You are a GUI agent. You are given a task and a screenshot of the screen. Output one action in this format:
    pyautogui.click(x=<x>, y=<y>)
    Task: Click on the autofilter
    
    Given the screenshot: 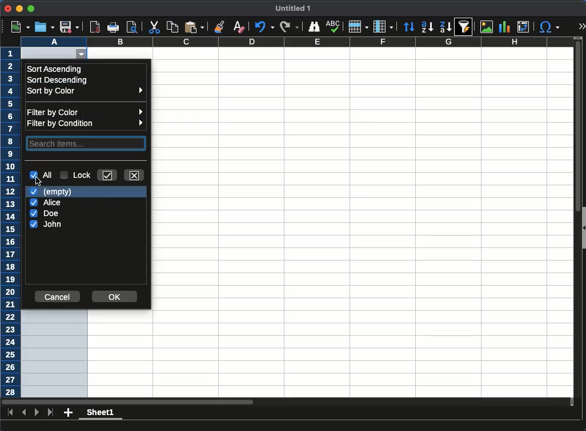 What is the action you would take?
    pyautogui.click(x=84, y=55)
    